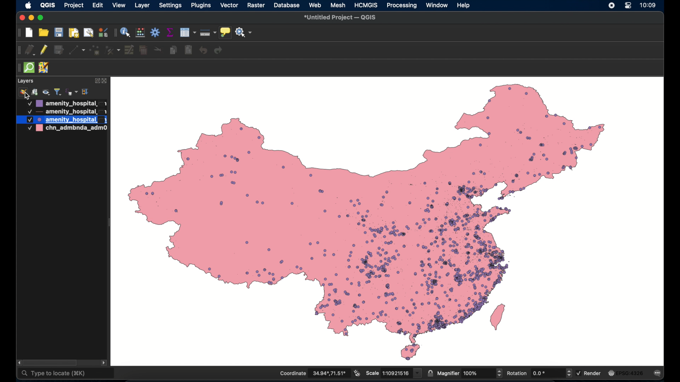 The width and height of the screenshot is (680, 382). Describe the element at coordinates (17, 362) in the screenshot. I see `scroll left arrow` at that location.